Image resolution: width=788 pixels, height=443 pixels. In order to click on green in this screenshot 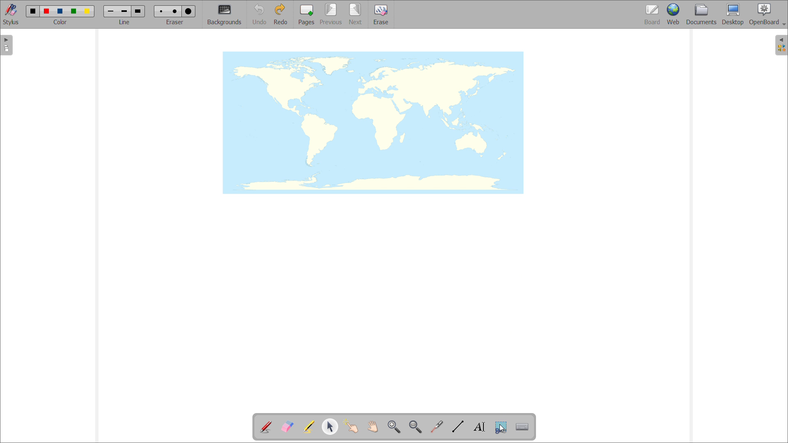, I will do `click(73, 11)`.